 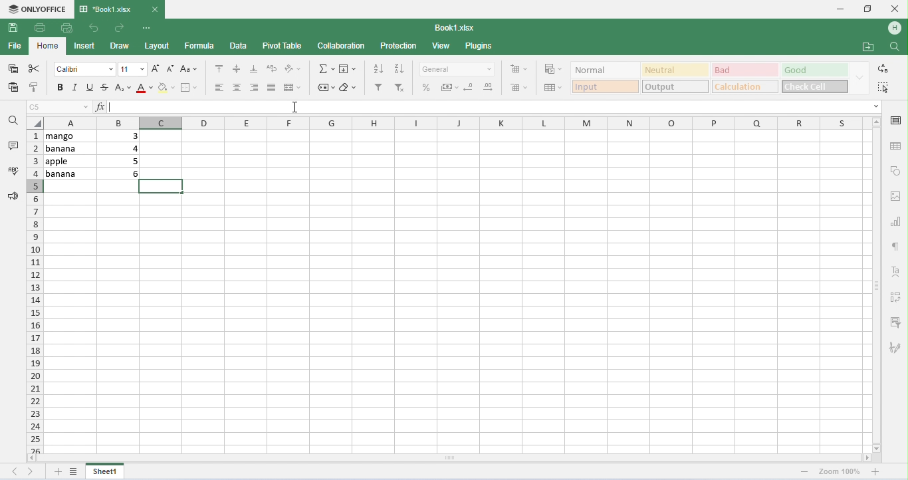 What do you see at coordinates (480, 47) in the screenshot?
I see `plugins` at bounding box center [480, 47].